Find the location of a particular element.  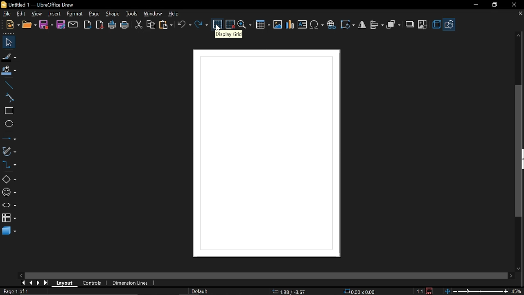

previous page is located at coordinates (32, 283).